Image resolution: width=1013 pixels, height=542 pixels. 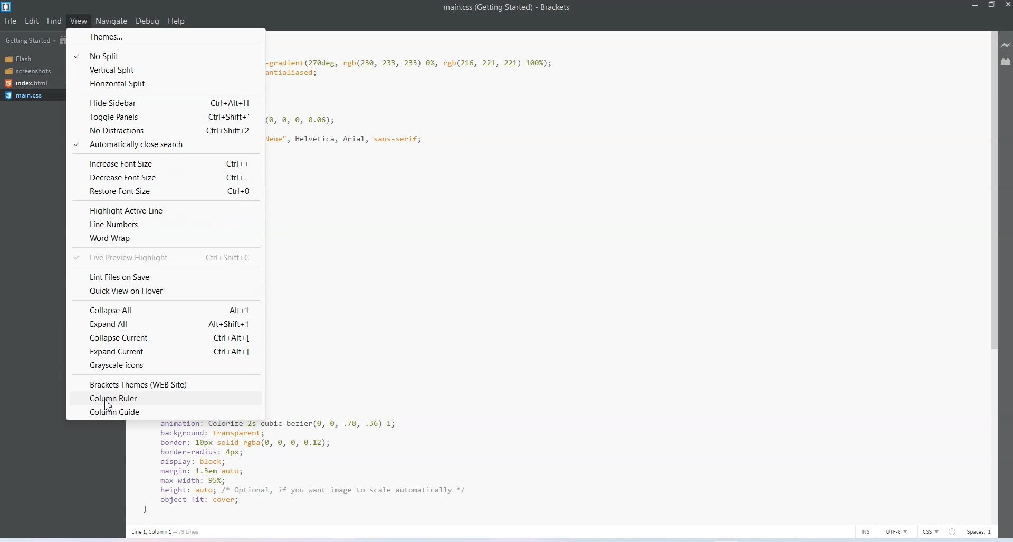 I want to click on main.css, so click(x=28, y=95).